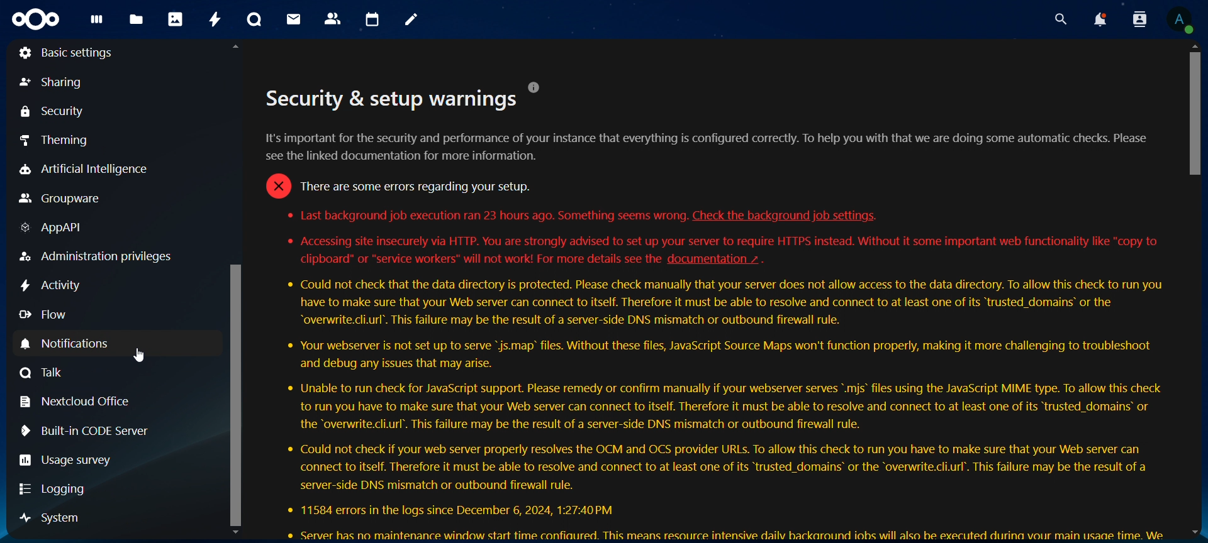 The width and height of the screenshot is (1208, 543). What do you see at coordinates (38, 19) in the screenshot?
I see `Icon` at bounding box center [38, 19].